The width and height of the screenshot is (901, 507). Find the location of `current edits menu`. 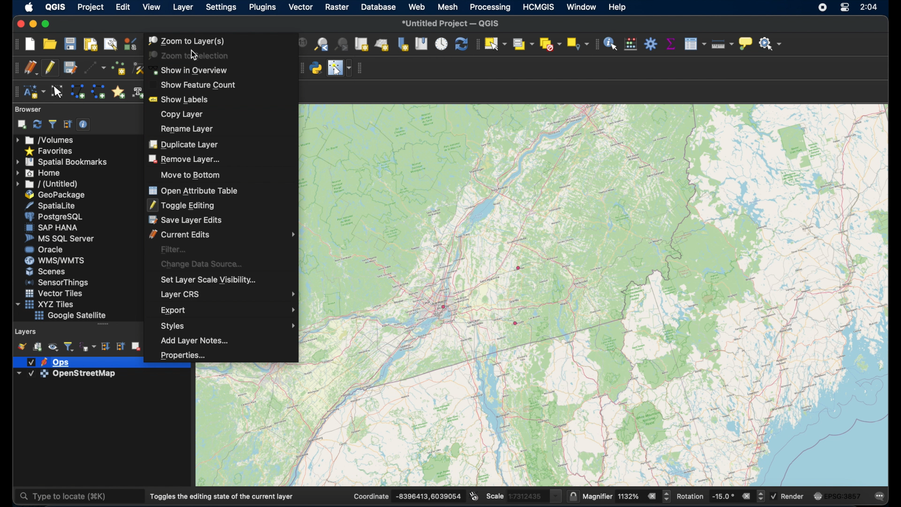

current edits menu is located at coordinates (222, 234).